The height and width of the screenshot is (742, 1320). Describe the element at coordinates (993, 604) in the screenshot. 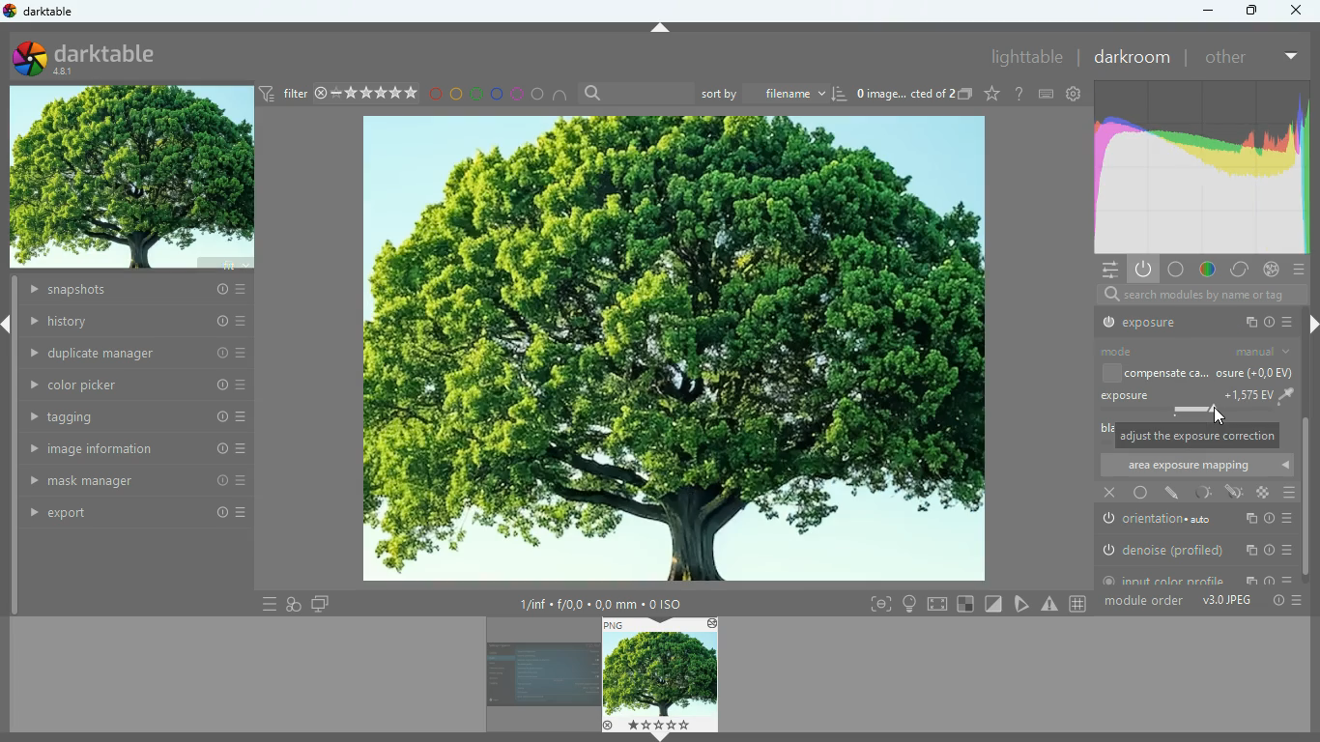

I see `` at that location.